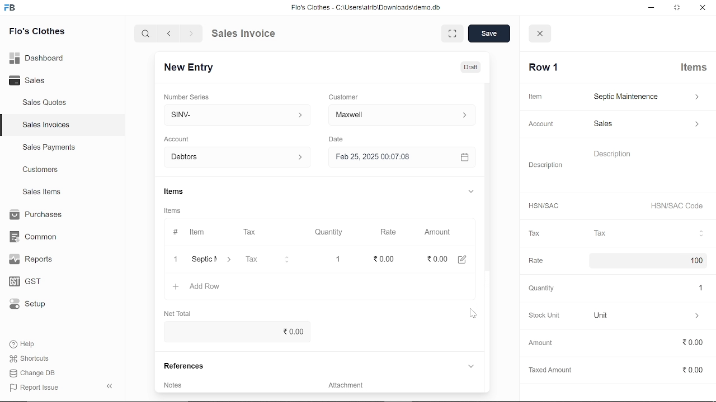 The height and width of the screenshot is (402, 716). I want to click on ‘Amount., so click(540, 343).